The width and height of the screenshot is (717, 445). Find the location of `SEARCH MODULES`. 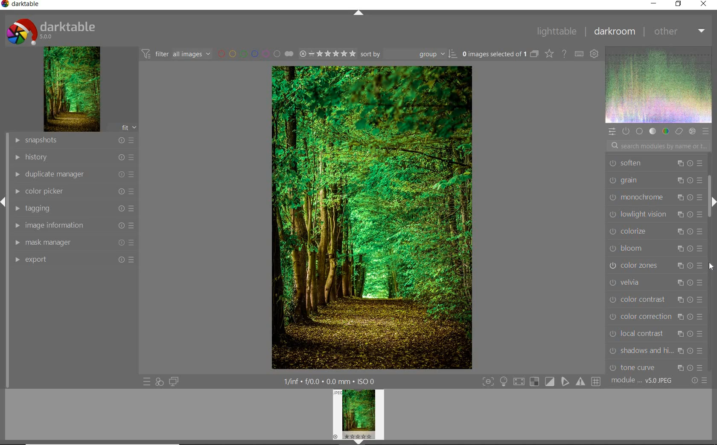

SEARCH MODULES is located at coordinates (659, 146).